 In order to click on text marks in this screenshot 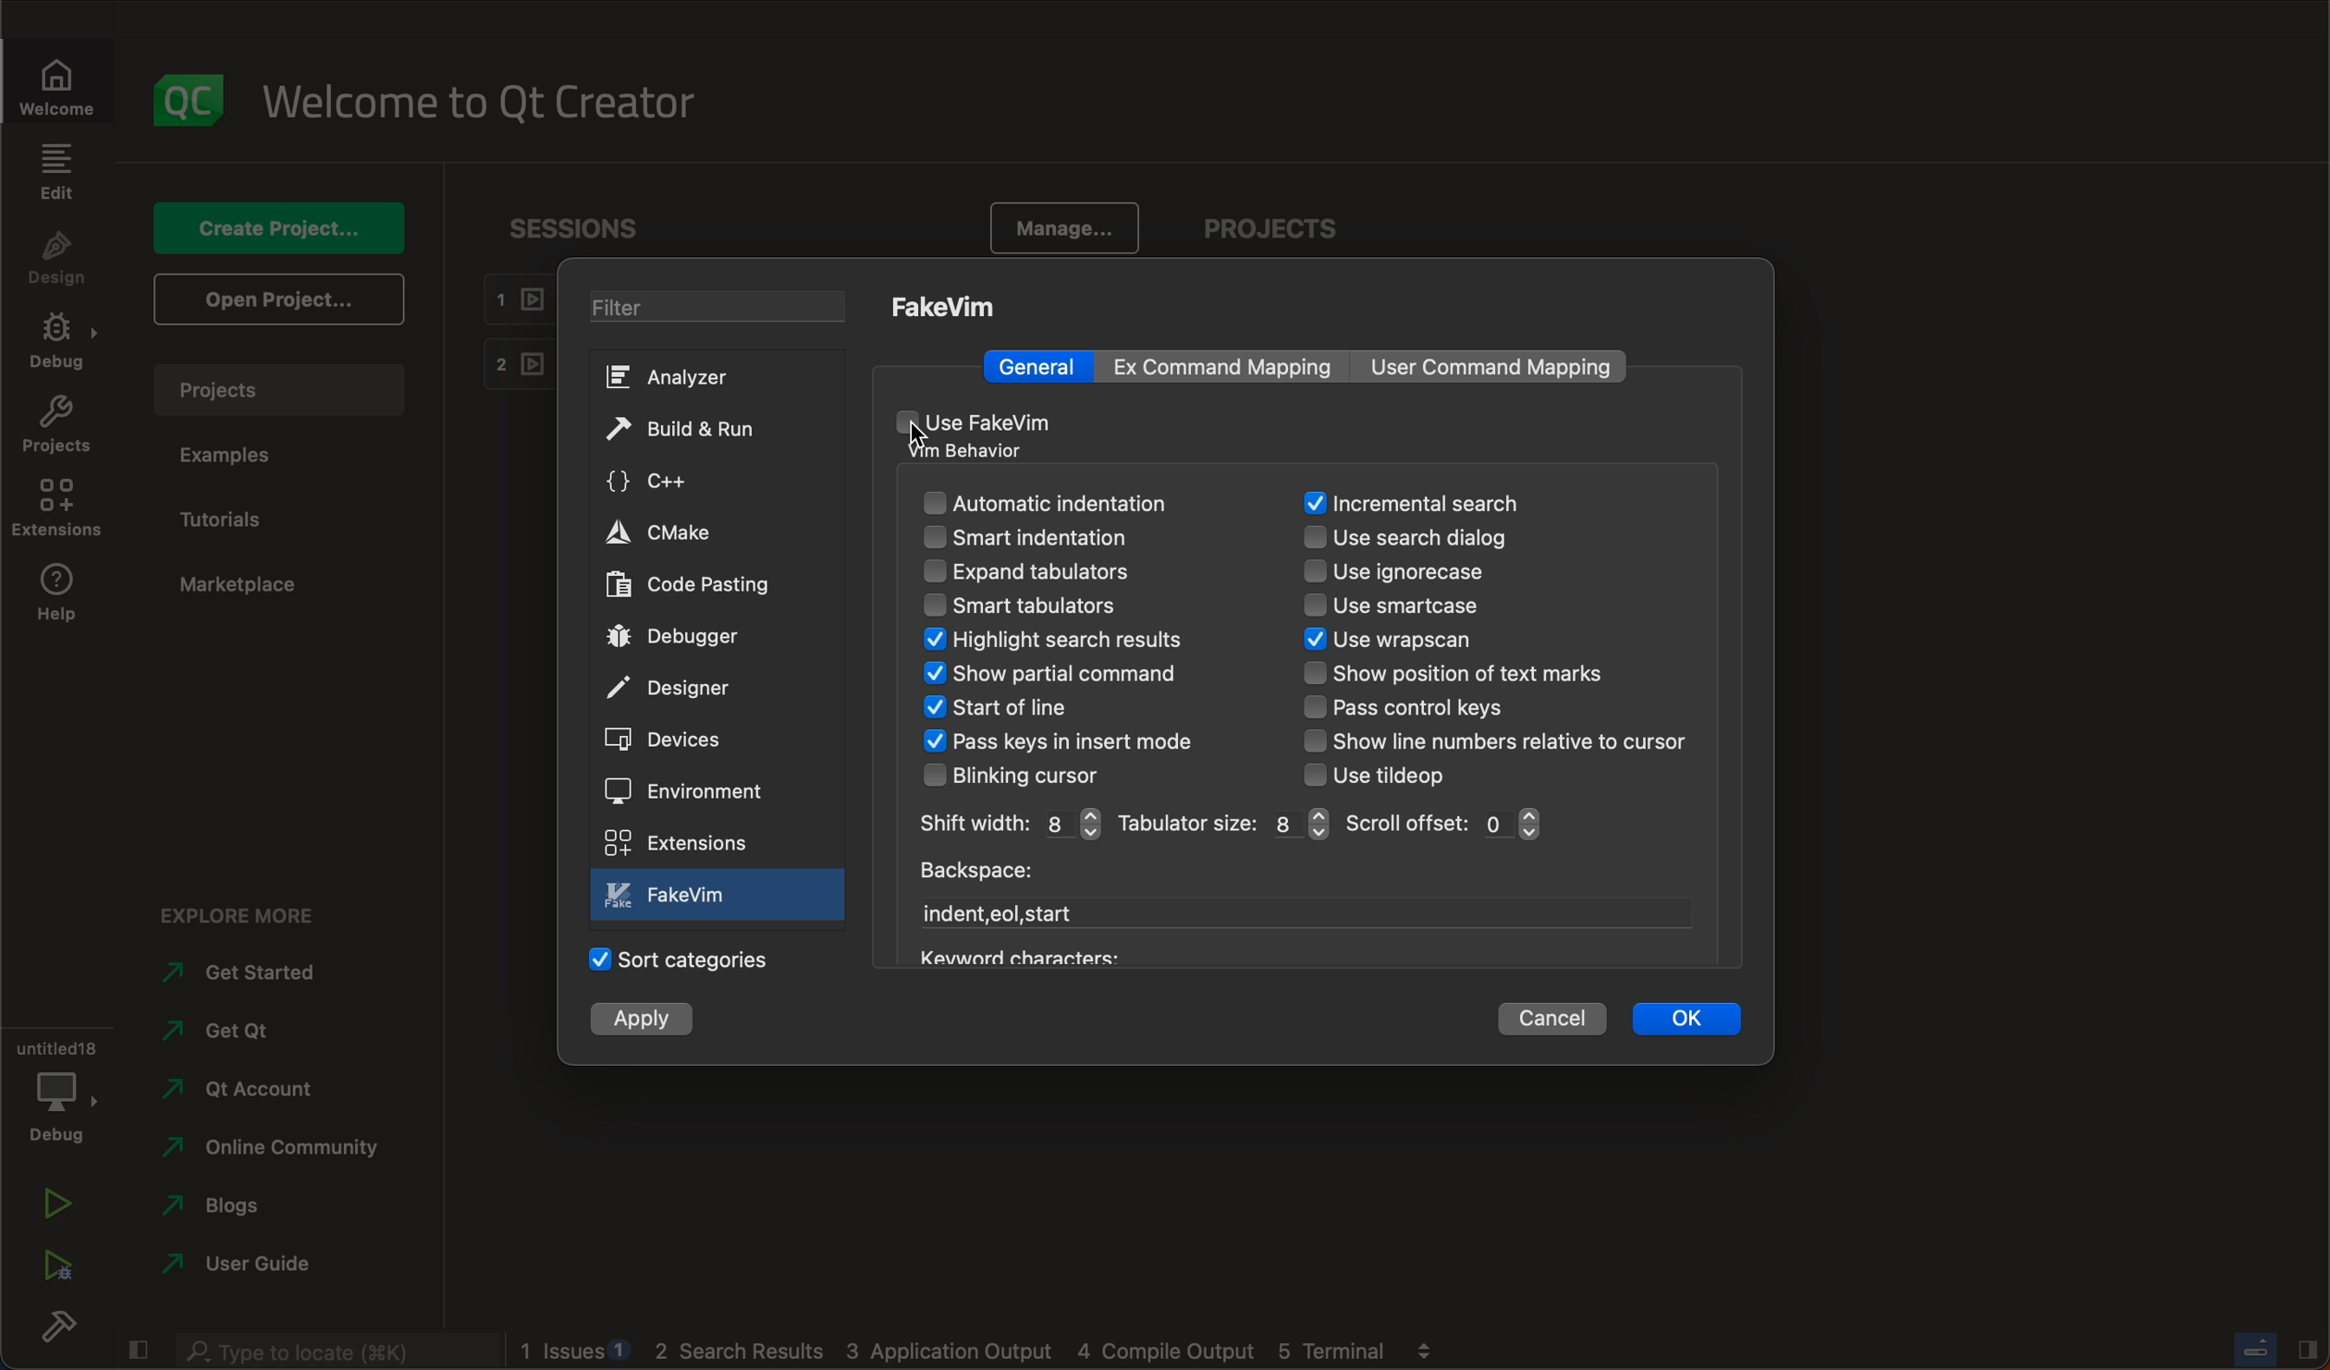, I will do `click(1460, 677)`.